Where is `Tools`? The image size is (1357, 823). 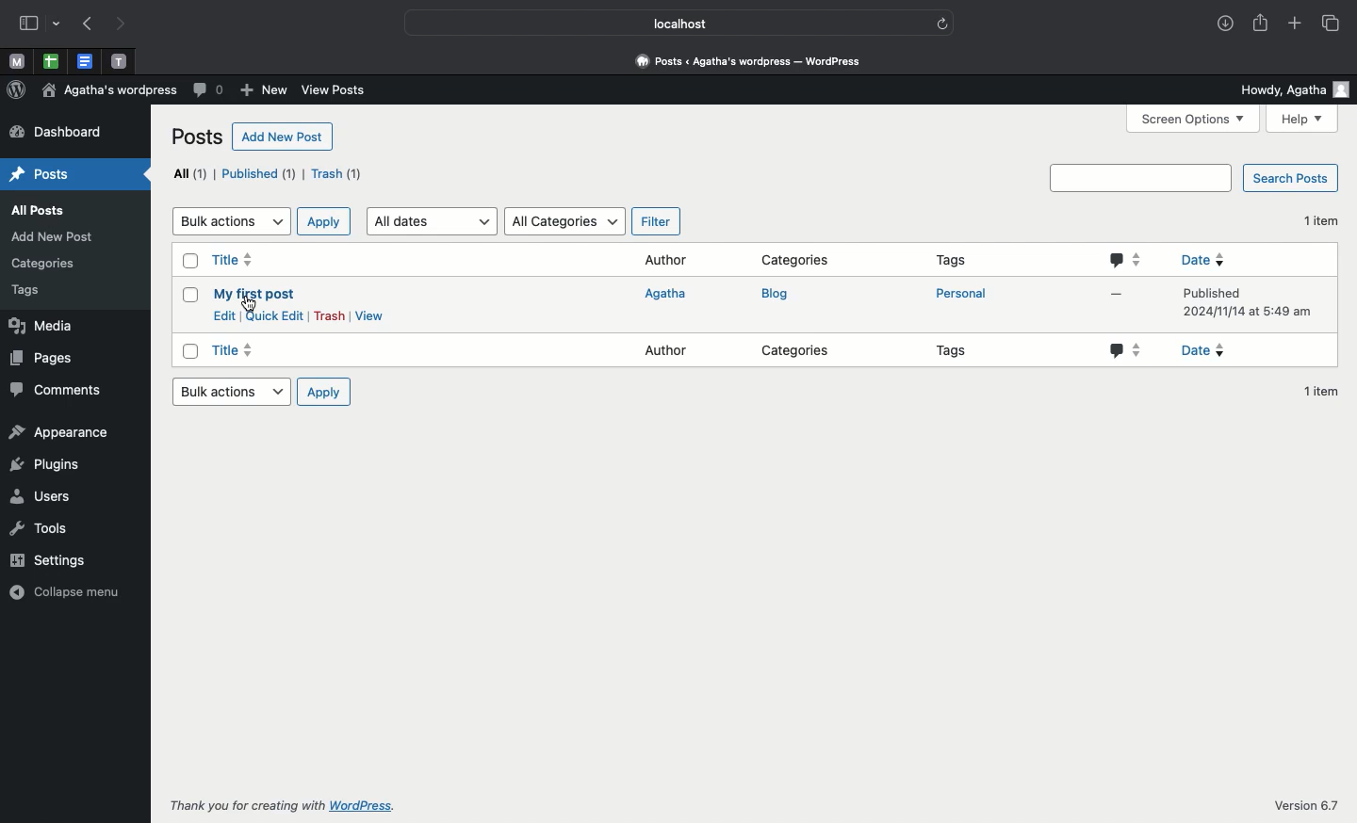 Tools is located at coordinates (57, 529).